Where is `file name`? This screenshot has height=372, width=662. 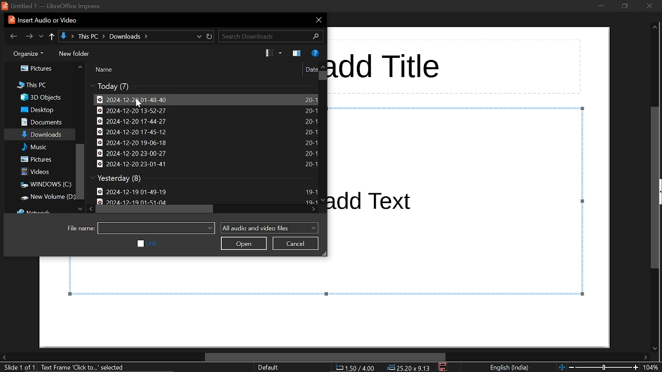
file name is located at coordinates (156, 228).